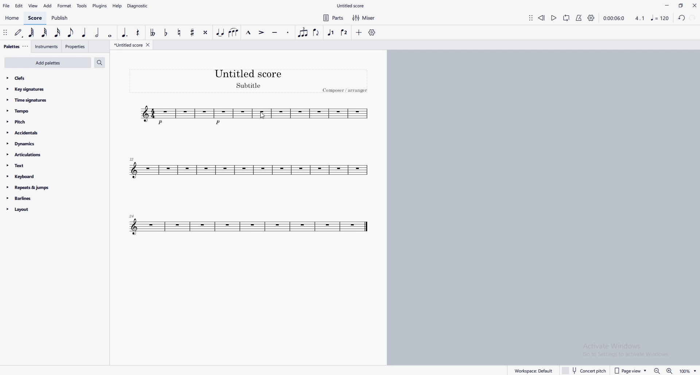  I want to click on toggle natural, so click(179, 32).